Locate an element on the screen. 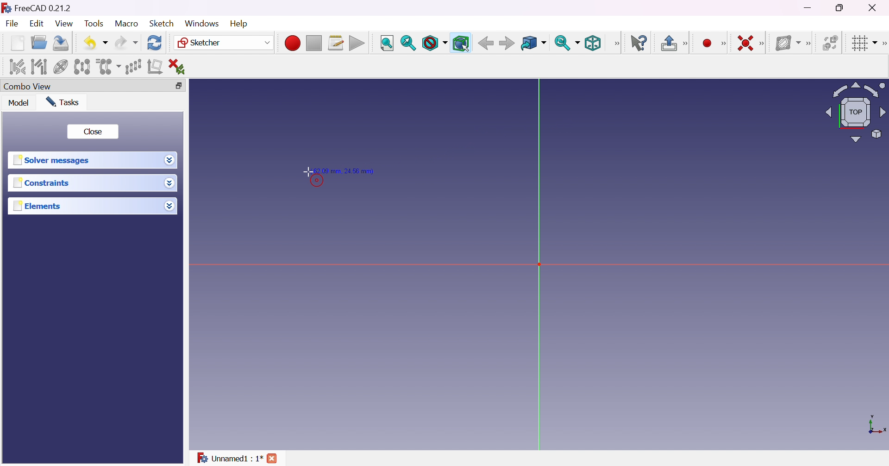  Unnamed : 1* is located at coordinates (229, 456).